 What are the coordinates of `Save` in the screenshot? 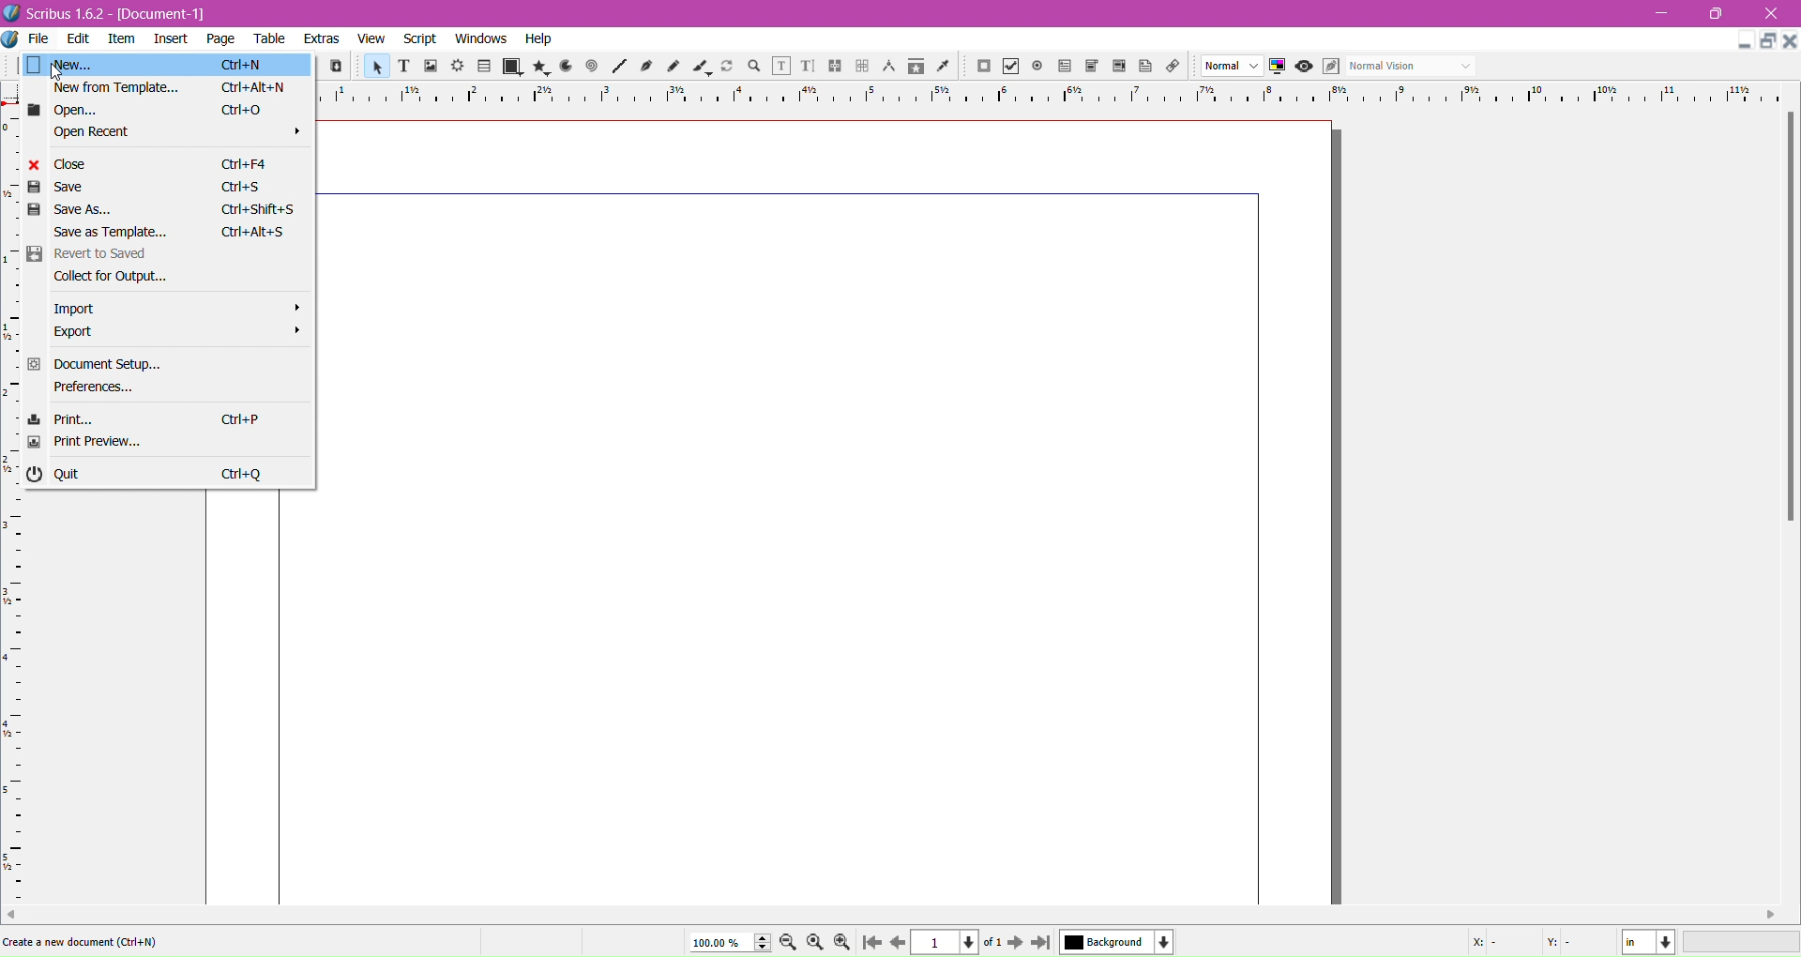 It's located at (146, 188).